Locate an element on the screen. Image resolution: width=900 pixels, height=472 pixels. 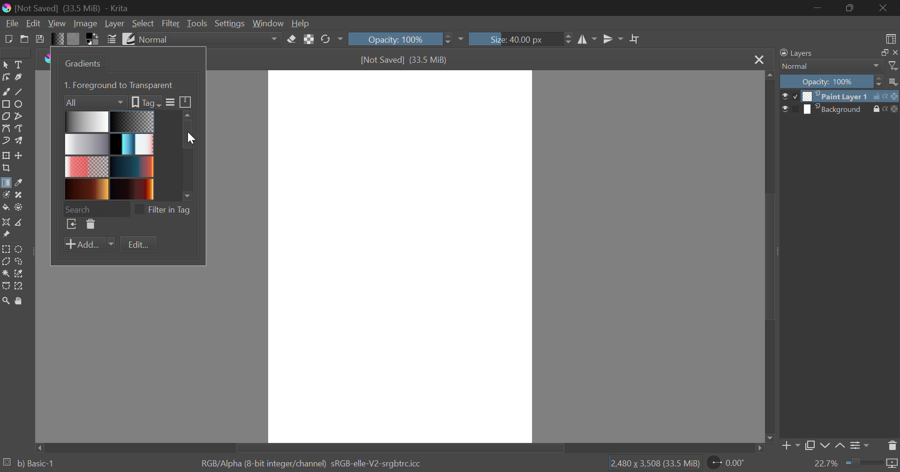
[Not Saved] (33.5 MiB) is located at coordinates (405, 60).